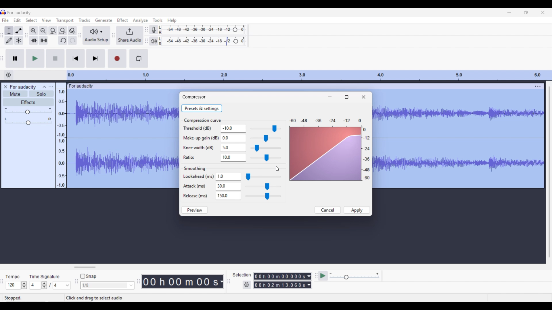 The height and width of the screenshot is (310, 552). Describe the element at coordinates (232, 158) in the screenshot. I see `Text box for ratio` at that location.